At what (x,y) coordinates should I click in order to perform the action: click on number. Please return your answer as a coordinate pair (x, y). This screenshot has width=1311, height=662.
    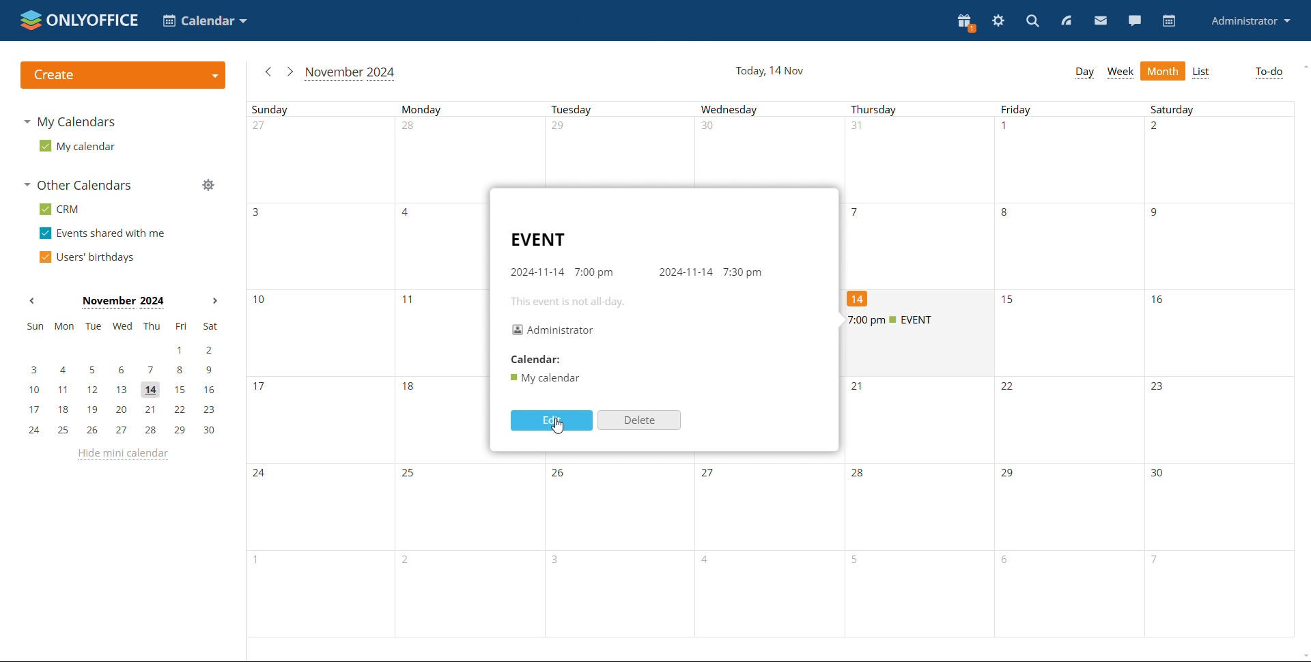
    Looking at the image, I should click on (1009, 561).